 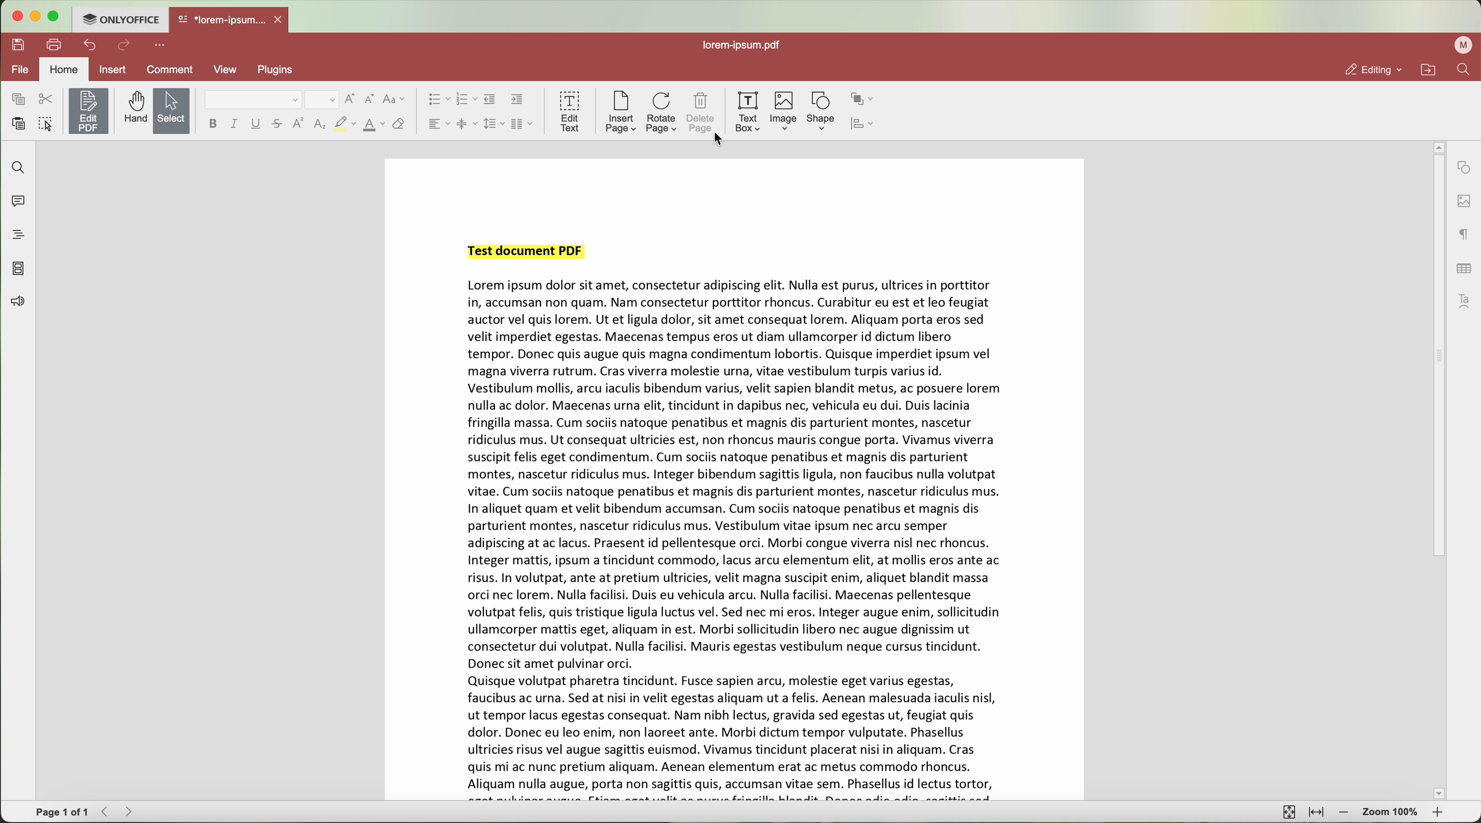 I want to click on paste, so click(x=20, y=125).